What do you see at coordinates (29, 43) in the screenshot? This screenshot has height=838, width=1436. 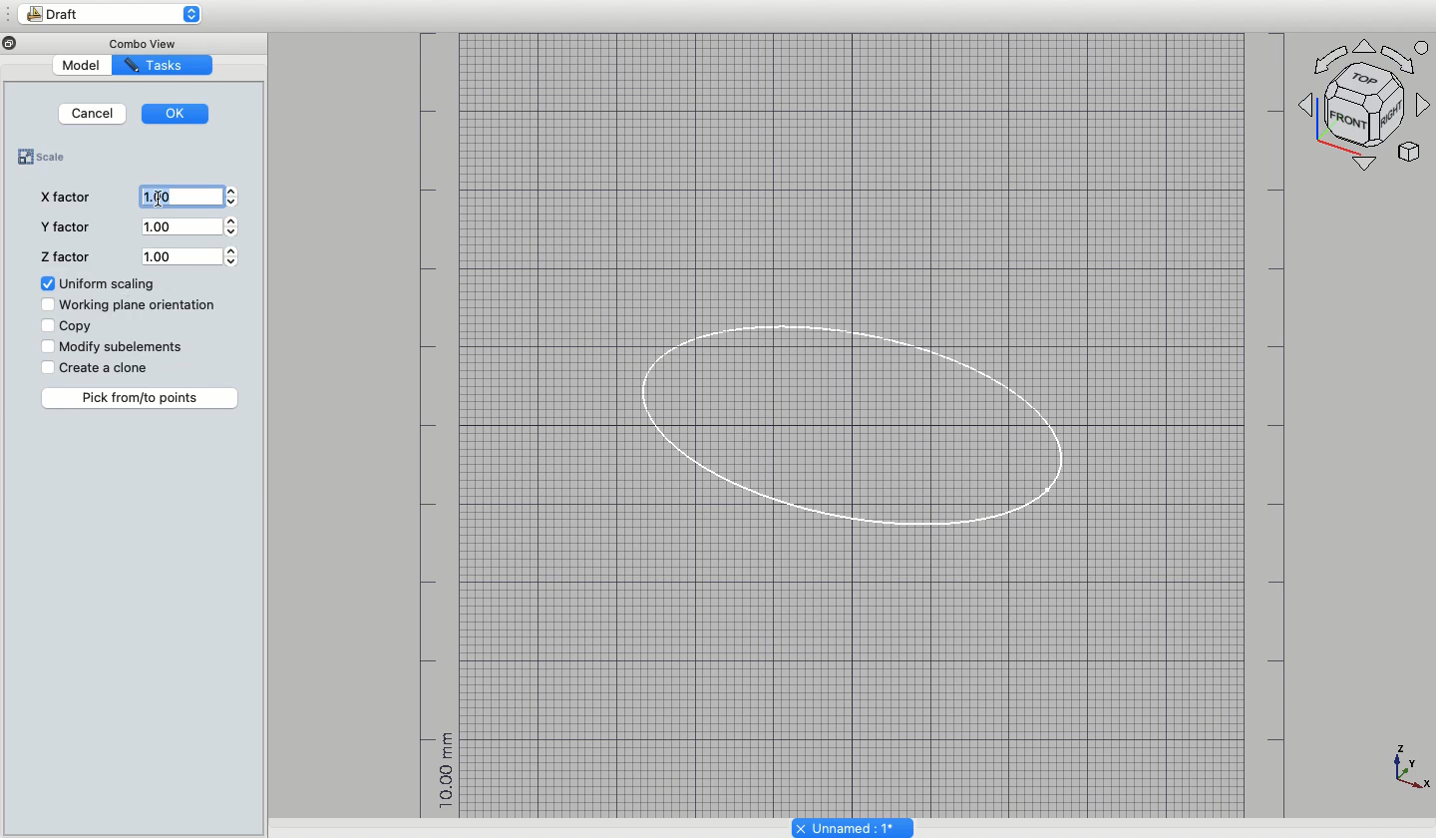 I see `Minimize` at bounding box center [29, 43].